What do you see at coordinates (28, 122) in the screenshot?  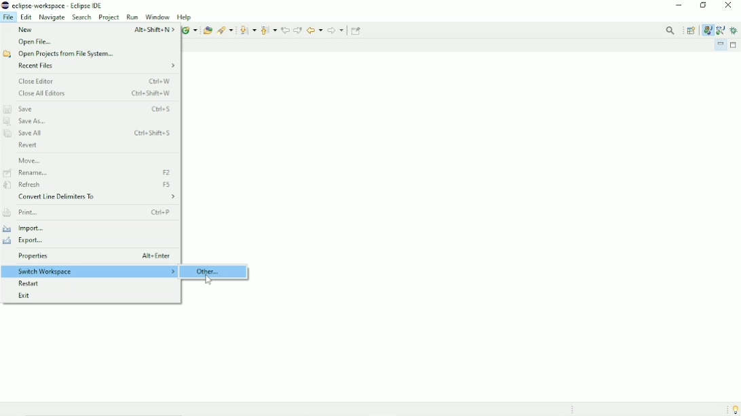 I see `Save as` at bounding box center [28, 122].